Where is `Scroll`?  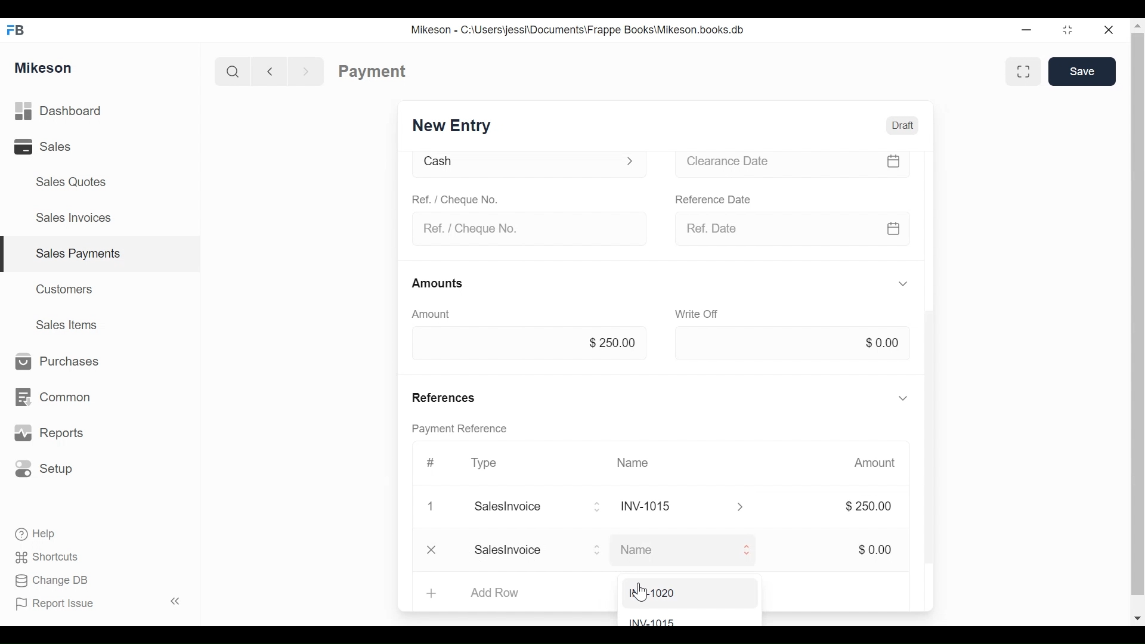 Scroll is located at coordinates (1137, 322).